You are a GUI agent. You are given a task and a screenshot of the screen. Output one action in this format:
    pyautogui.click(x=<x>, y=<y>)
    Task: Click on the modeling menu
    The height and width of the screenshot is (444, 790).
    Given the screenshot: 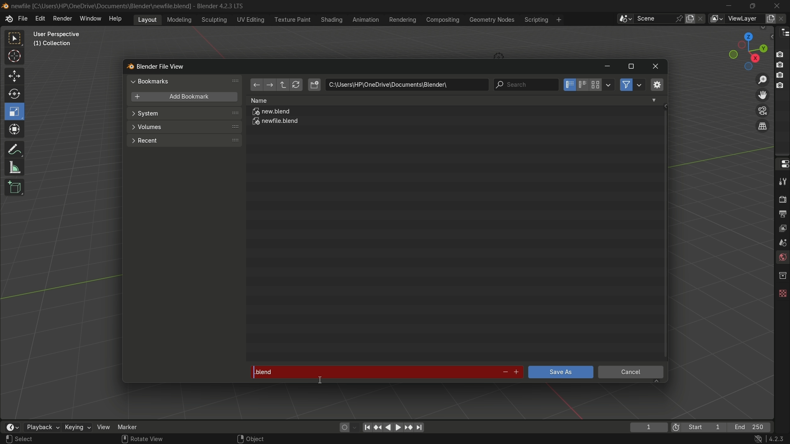 What is the action you would take?
    pyautogui.click(x=180, y=19)
    